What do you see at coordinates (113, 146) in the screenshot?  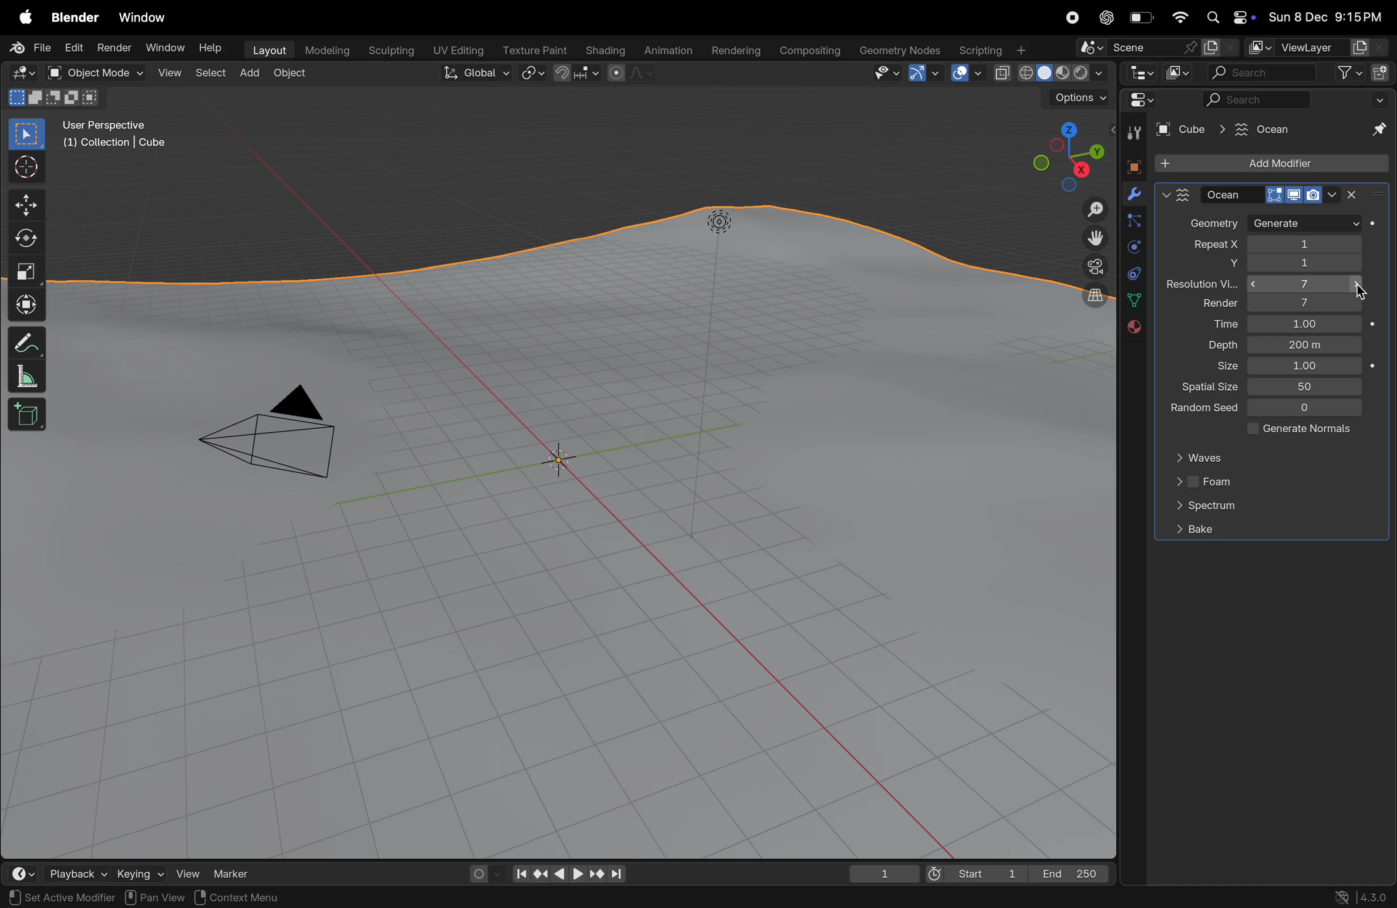 I see `use collection cube` at bounding box center [113, 146].